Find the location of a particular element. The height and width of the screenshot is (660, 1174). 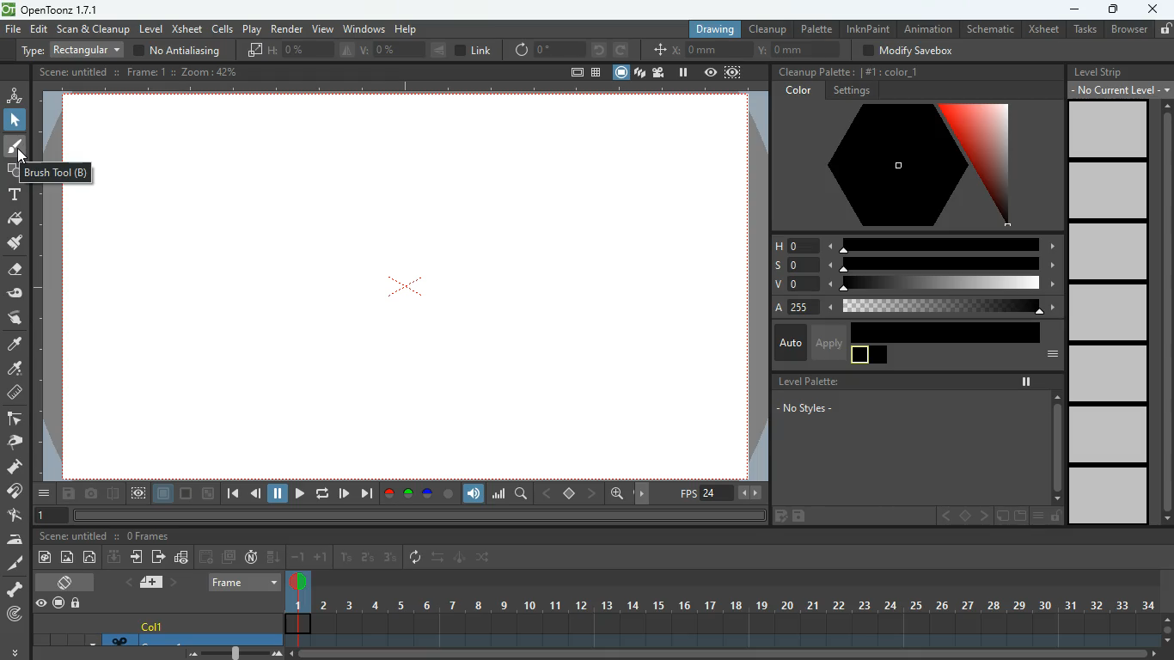

apply is located at coordinates (828, 342).